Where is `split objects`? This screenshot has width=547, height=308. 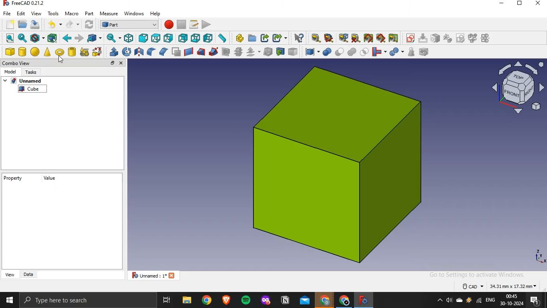 split objects is located at coordinates (396, 51).